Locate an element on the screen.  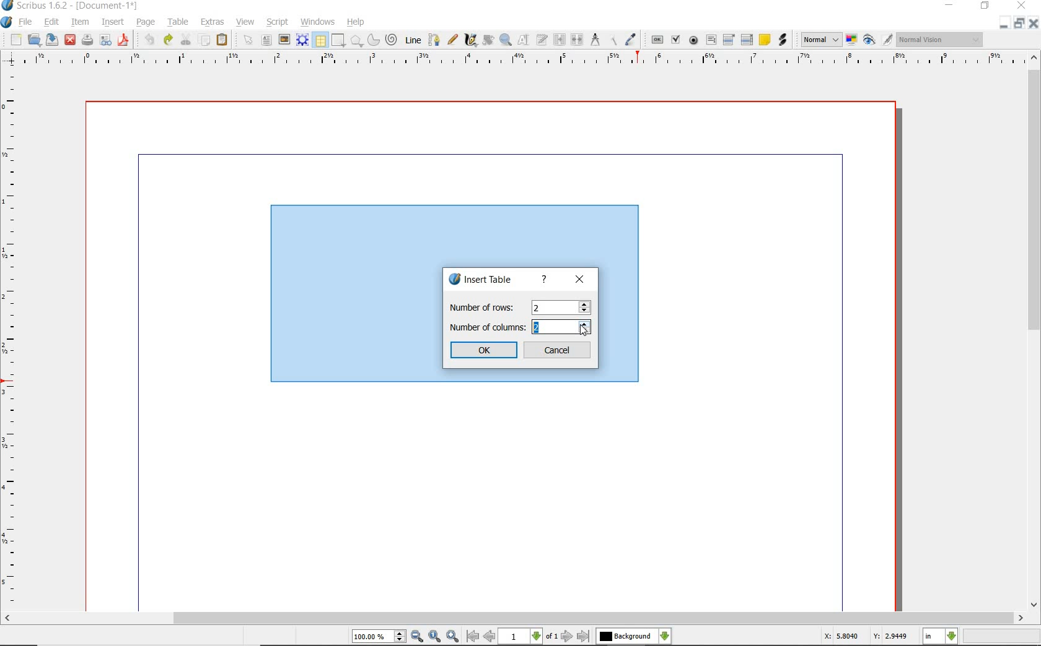
pdf combo box is located at coordinates (730, 40).